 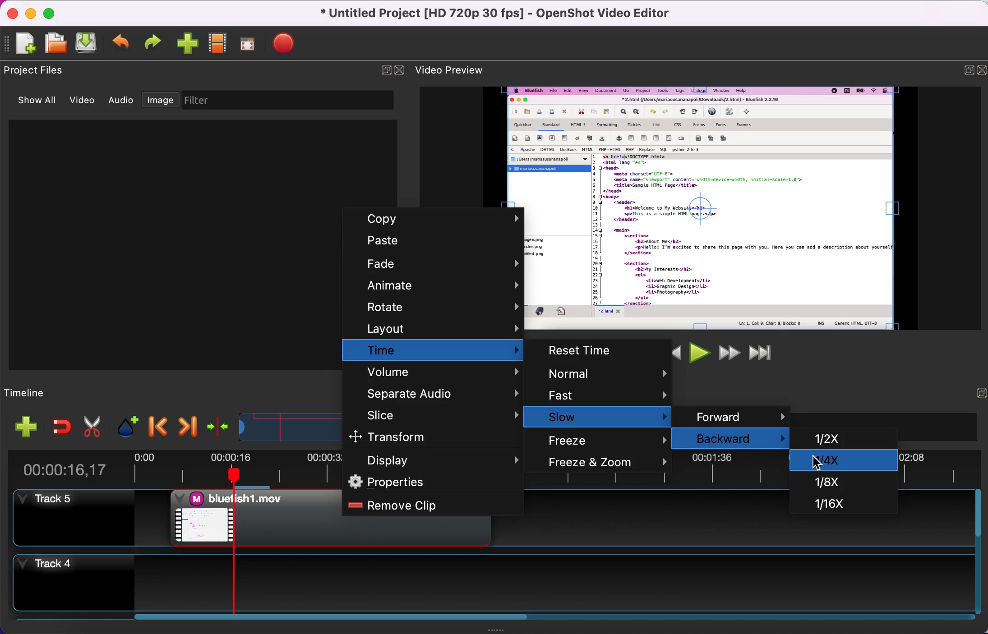 I want to click on import files, so click(x=188, y=45).